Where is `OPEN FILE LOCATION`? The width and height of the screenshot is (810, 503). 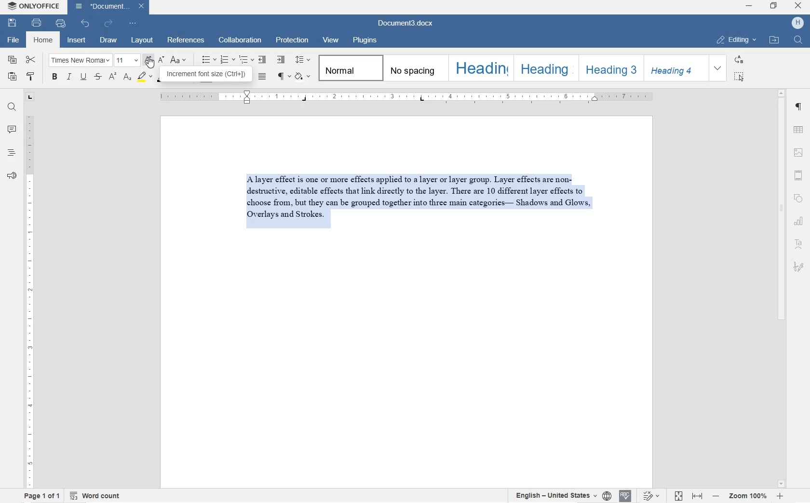 OPEN FILE LOCATION is located at coordinates (773, 40).